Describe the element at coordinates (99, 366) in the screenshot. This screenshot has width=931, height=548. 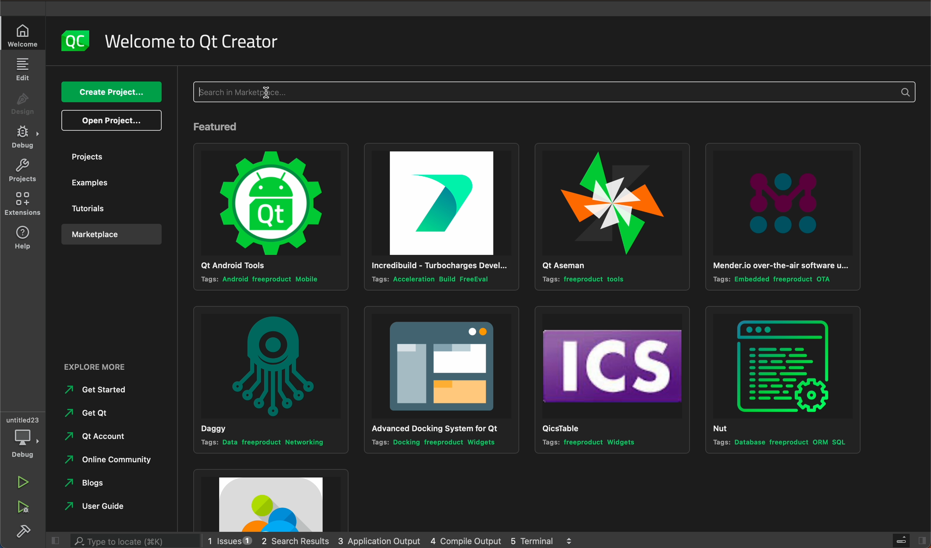
I see `` at that location.